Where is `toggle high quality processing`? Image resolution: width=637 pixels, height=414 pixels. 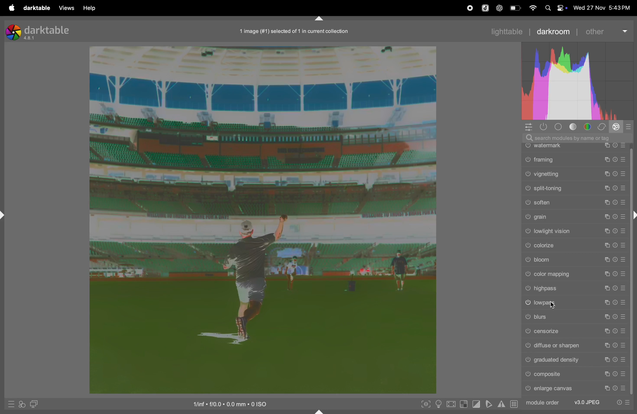 toggle high quality processing is located at coordinates (452, 404).